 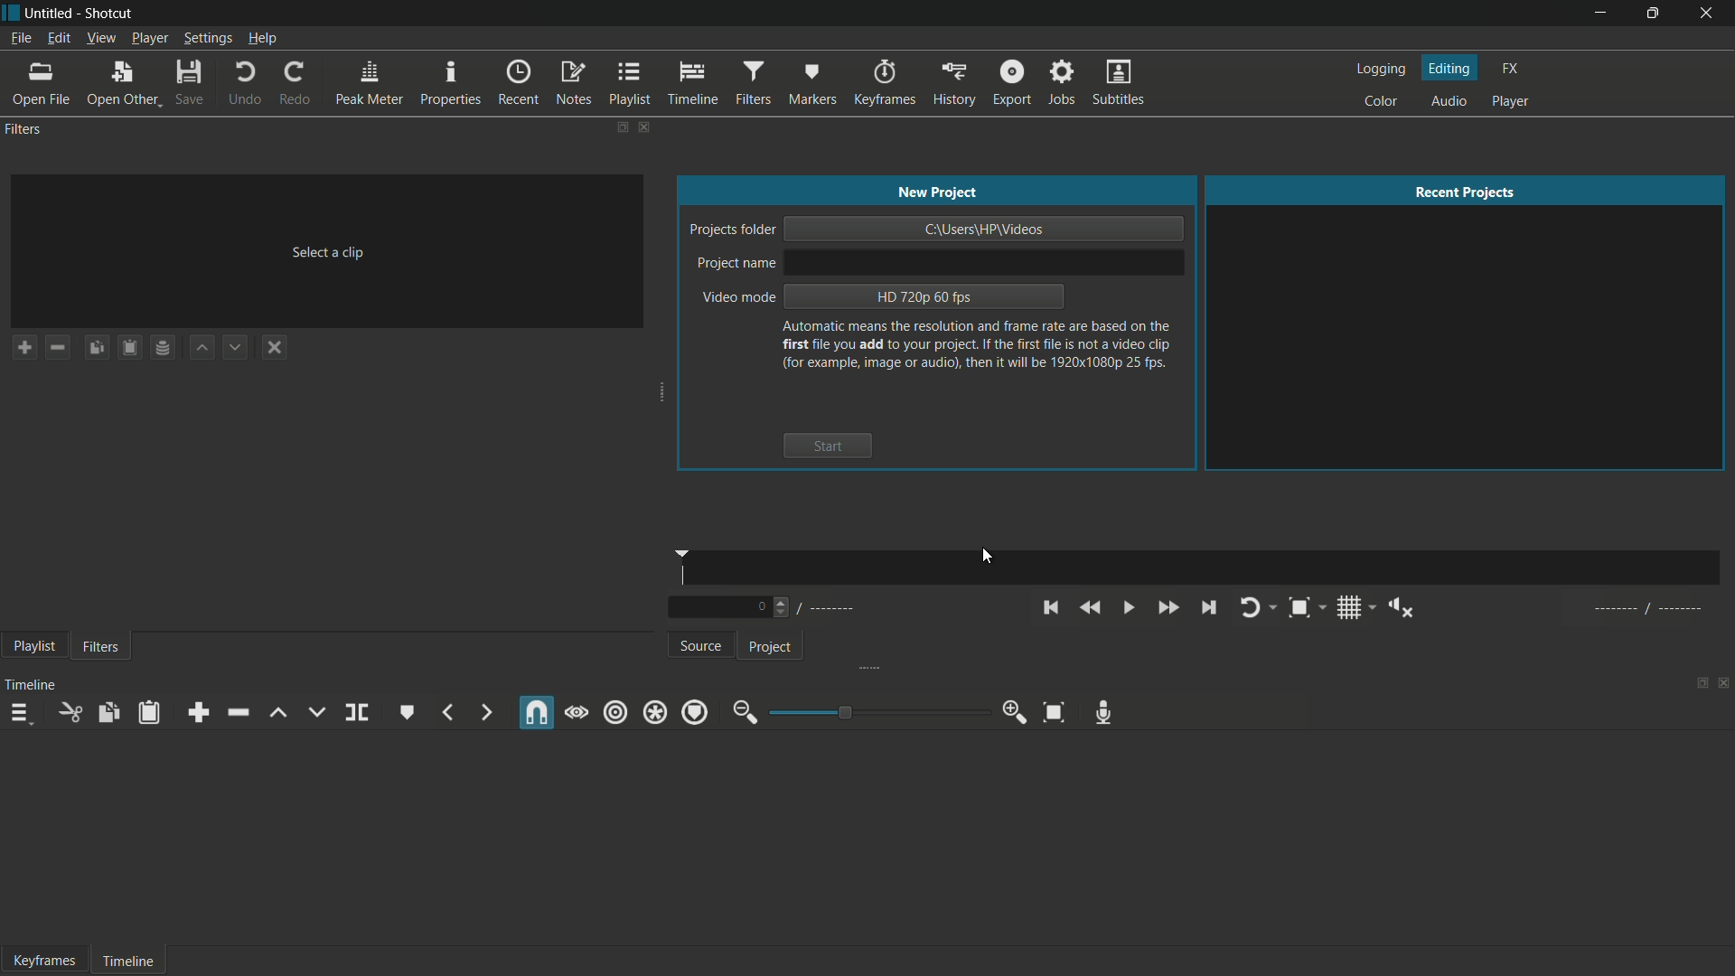 I want to click on scrub while dragging, so click(x=577, y=712).